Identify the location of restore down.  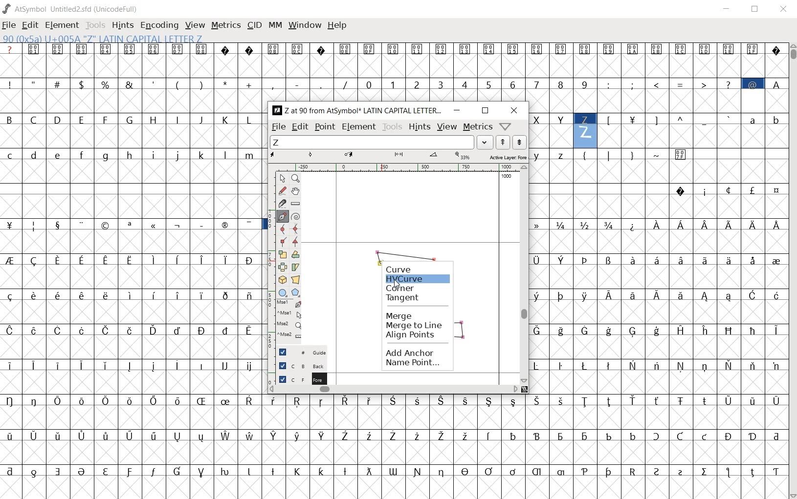
(756, 10).